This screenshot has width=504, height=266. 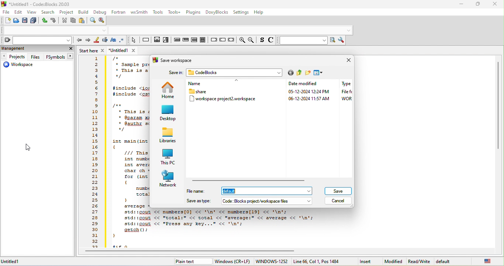 What do you see at coordinates (334, 41) in the screenshot?
I see `run search` at bounding box center [334, 41].